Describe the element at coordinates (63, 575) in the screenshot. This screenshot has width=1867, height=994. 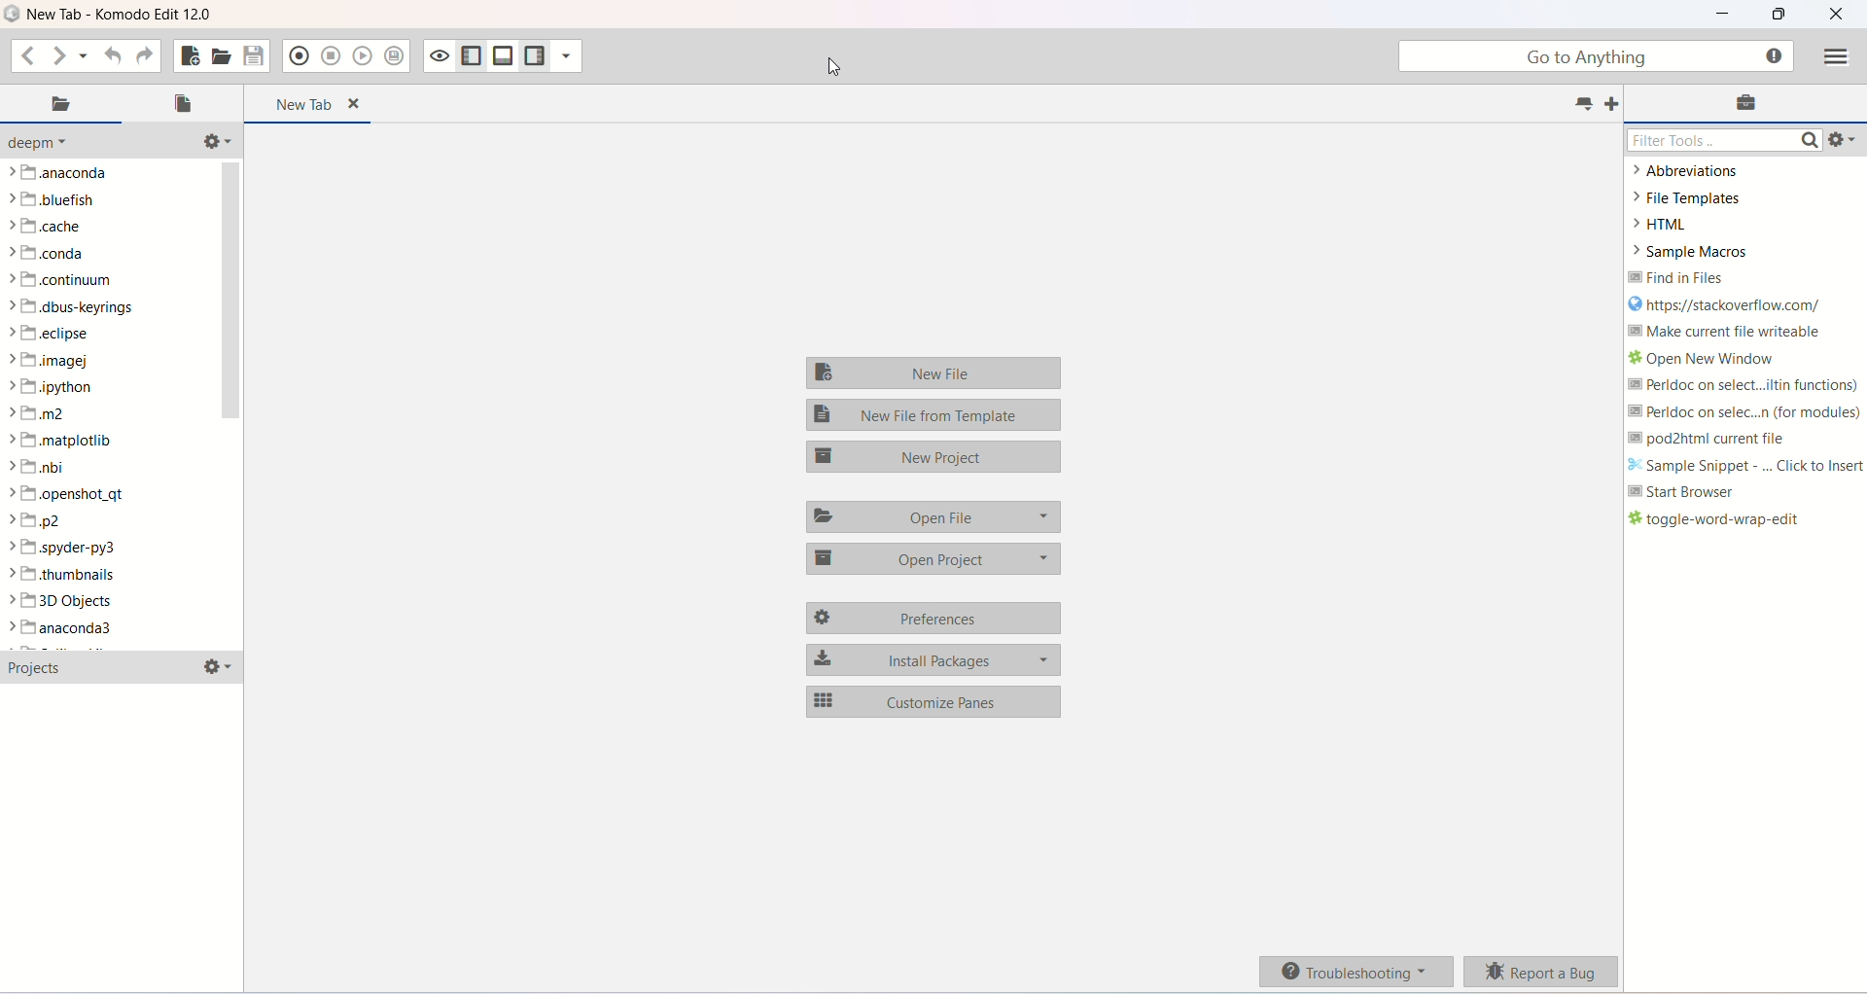
I see `thumbnails` at that location.